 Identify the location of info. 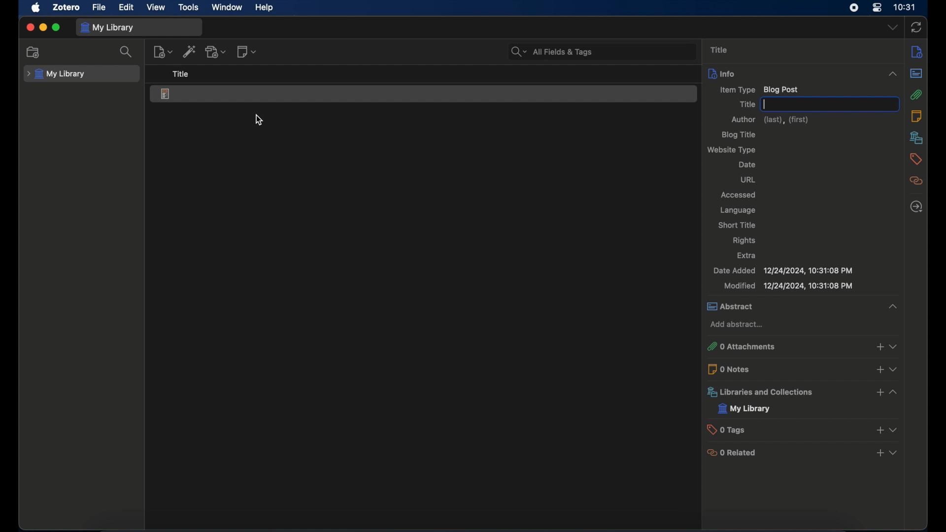
(804, 73).